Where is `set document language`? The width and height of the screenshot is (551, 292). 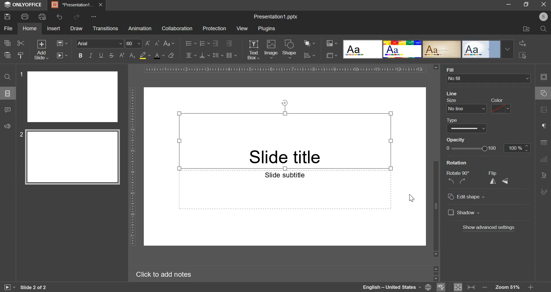 set document language is located at coordinates (429, 287).